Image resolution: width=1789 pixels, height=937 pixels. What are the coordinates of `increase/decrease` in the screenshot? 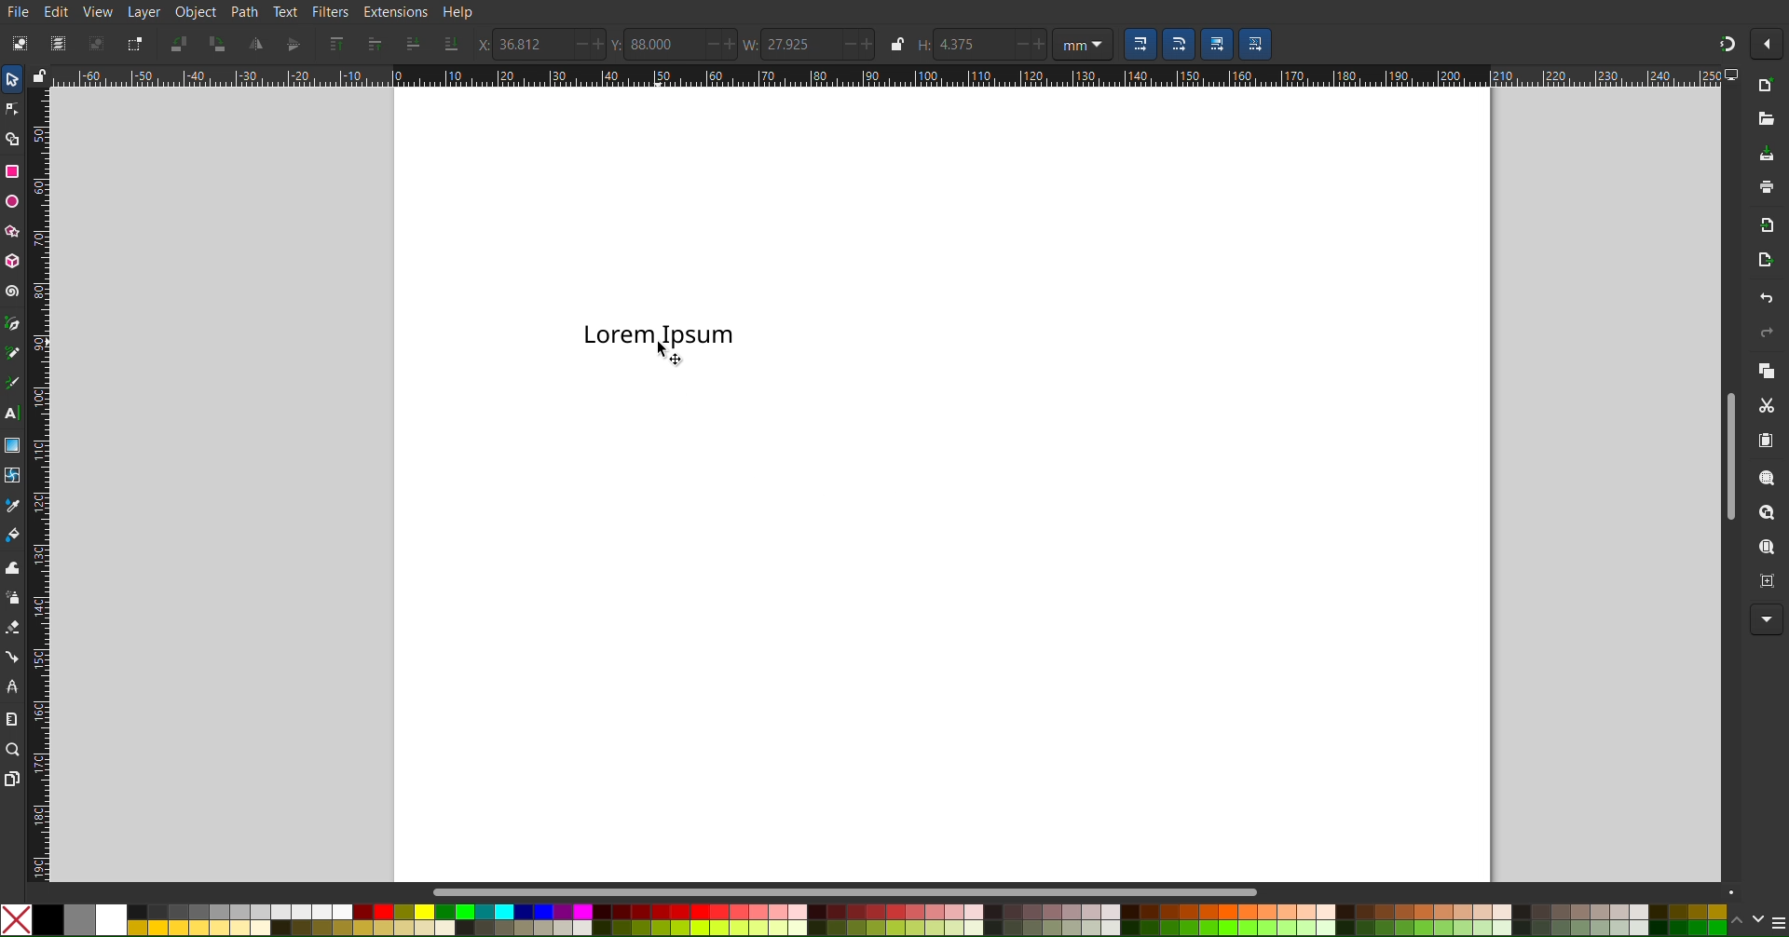 It's located at (721, 45).